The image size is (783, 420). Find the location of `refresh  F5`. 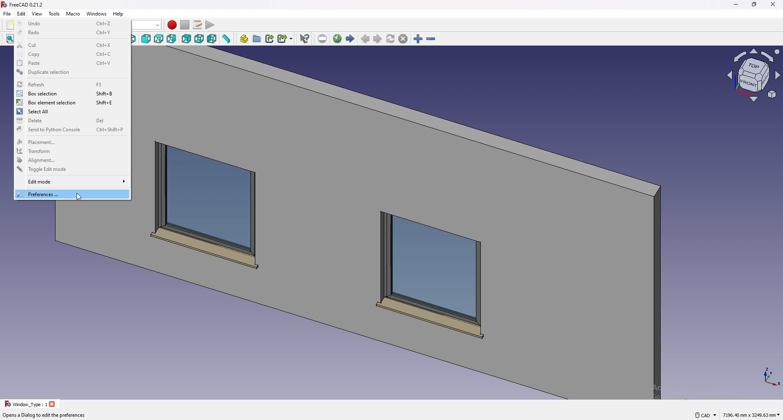

refresh  F5 is located at coordinates (71, 84).